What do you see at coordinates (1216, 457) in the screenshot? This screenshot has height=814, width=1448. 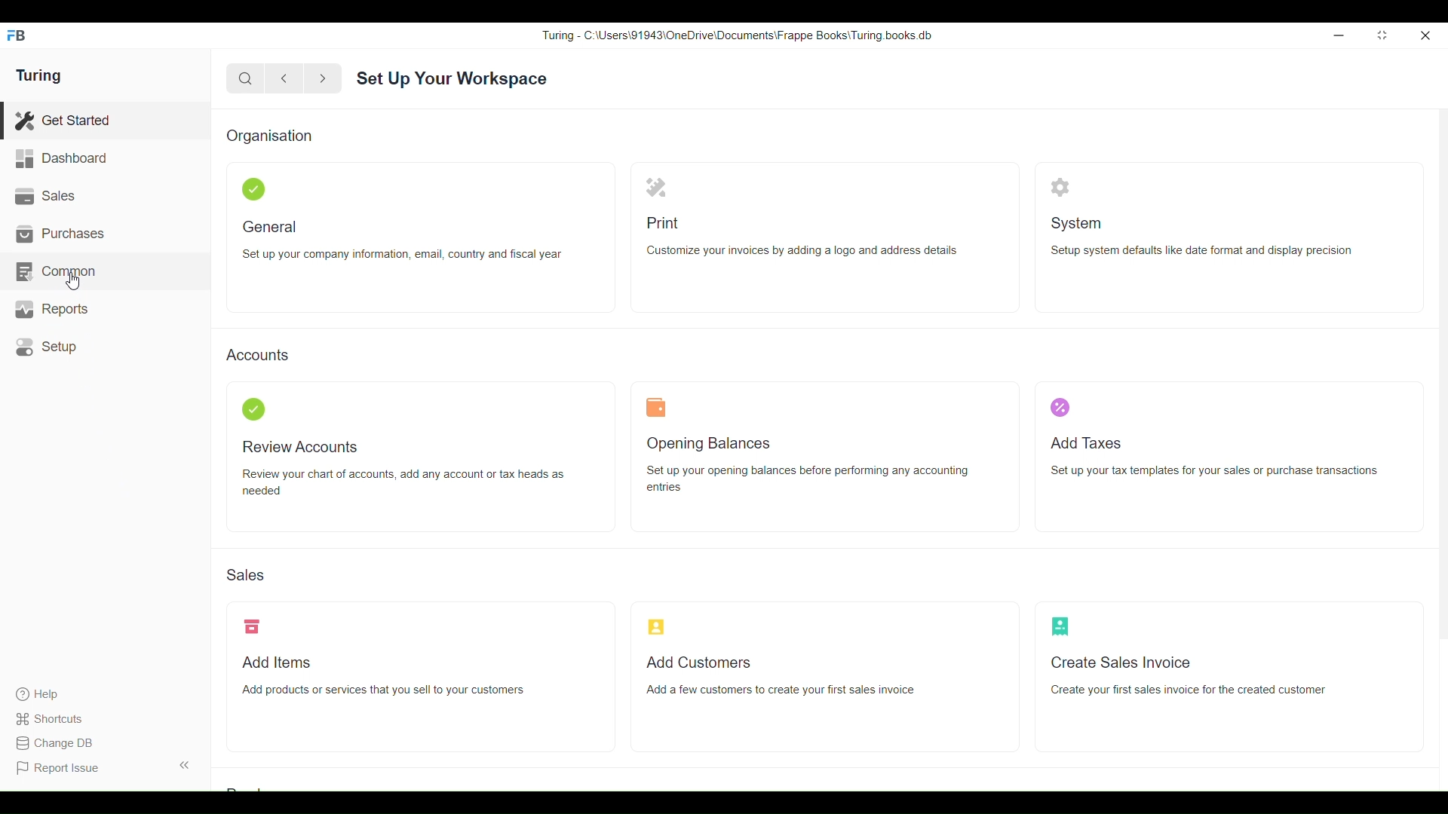 I see `Add Taxes Set up your tax templates for your sales or purchase transactions` at bounding box center [1216, 457].